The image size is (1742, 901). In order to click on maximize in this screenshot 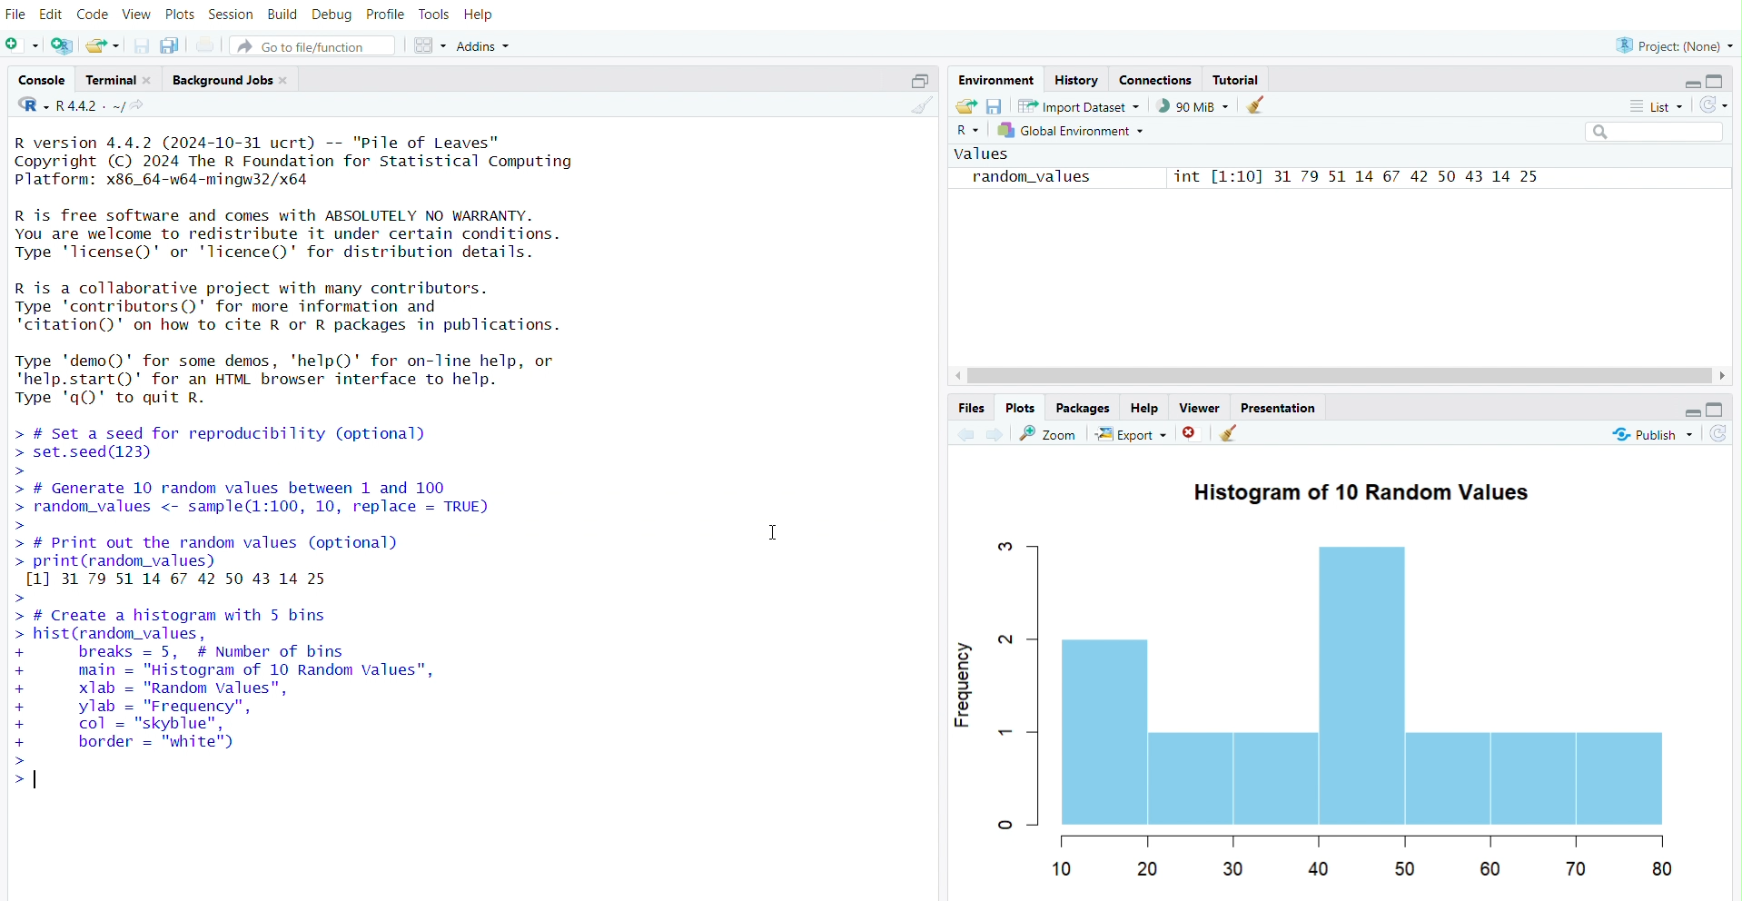, I will do `click(918, 77)`.